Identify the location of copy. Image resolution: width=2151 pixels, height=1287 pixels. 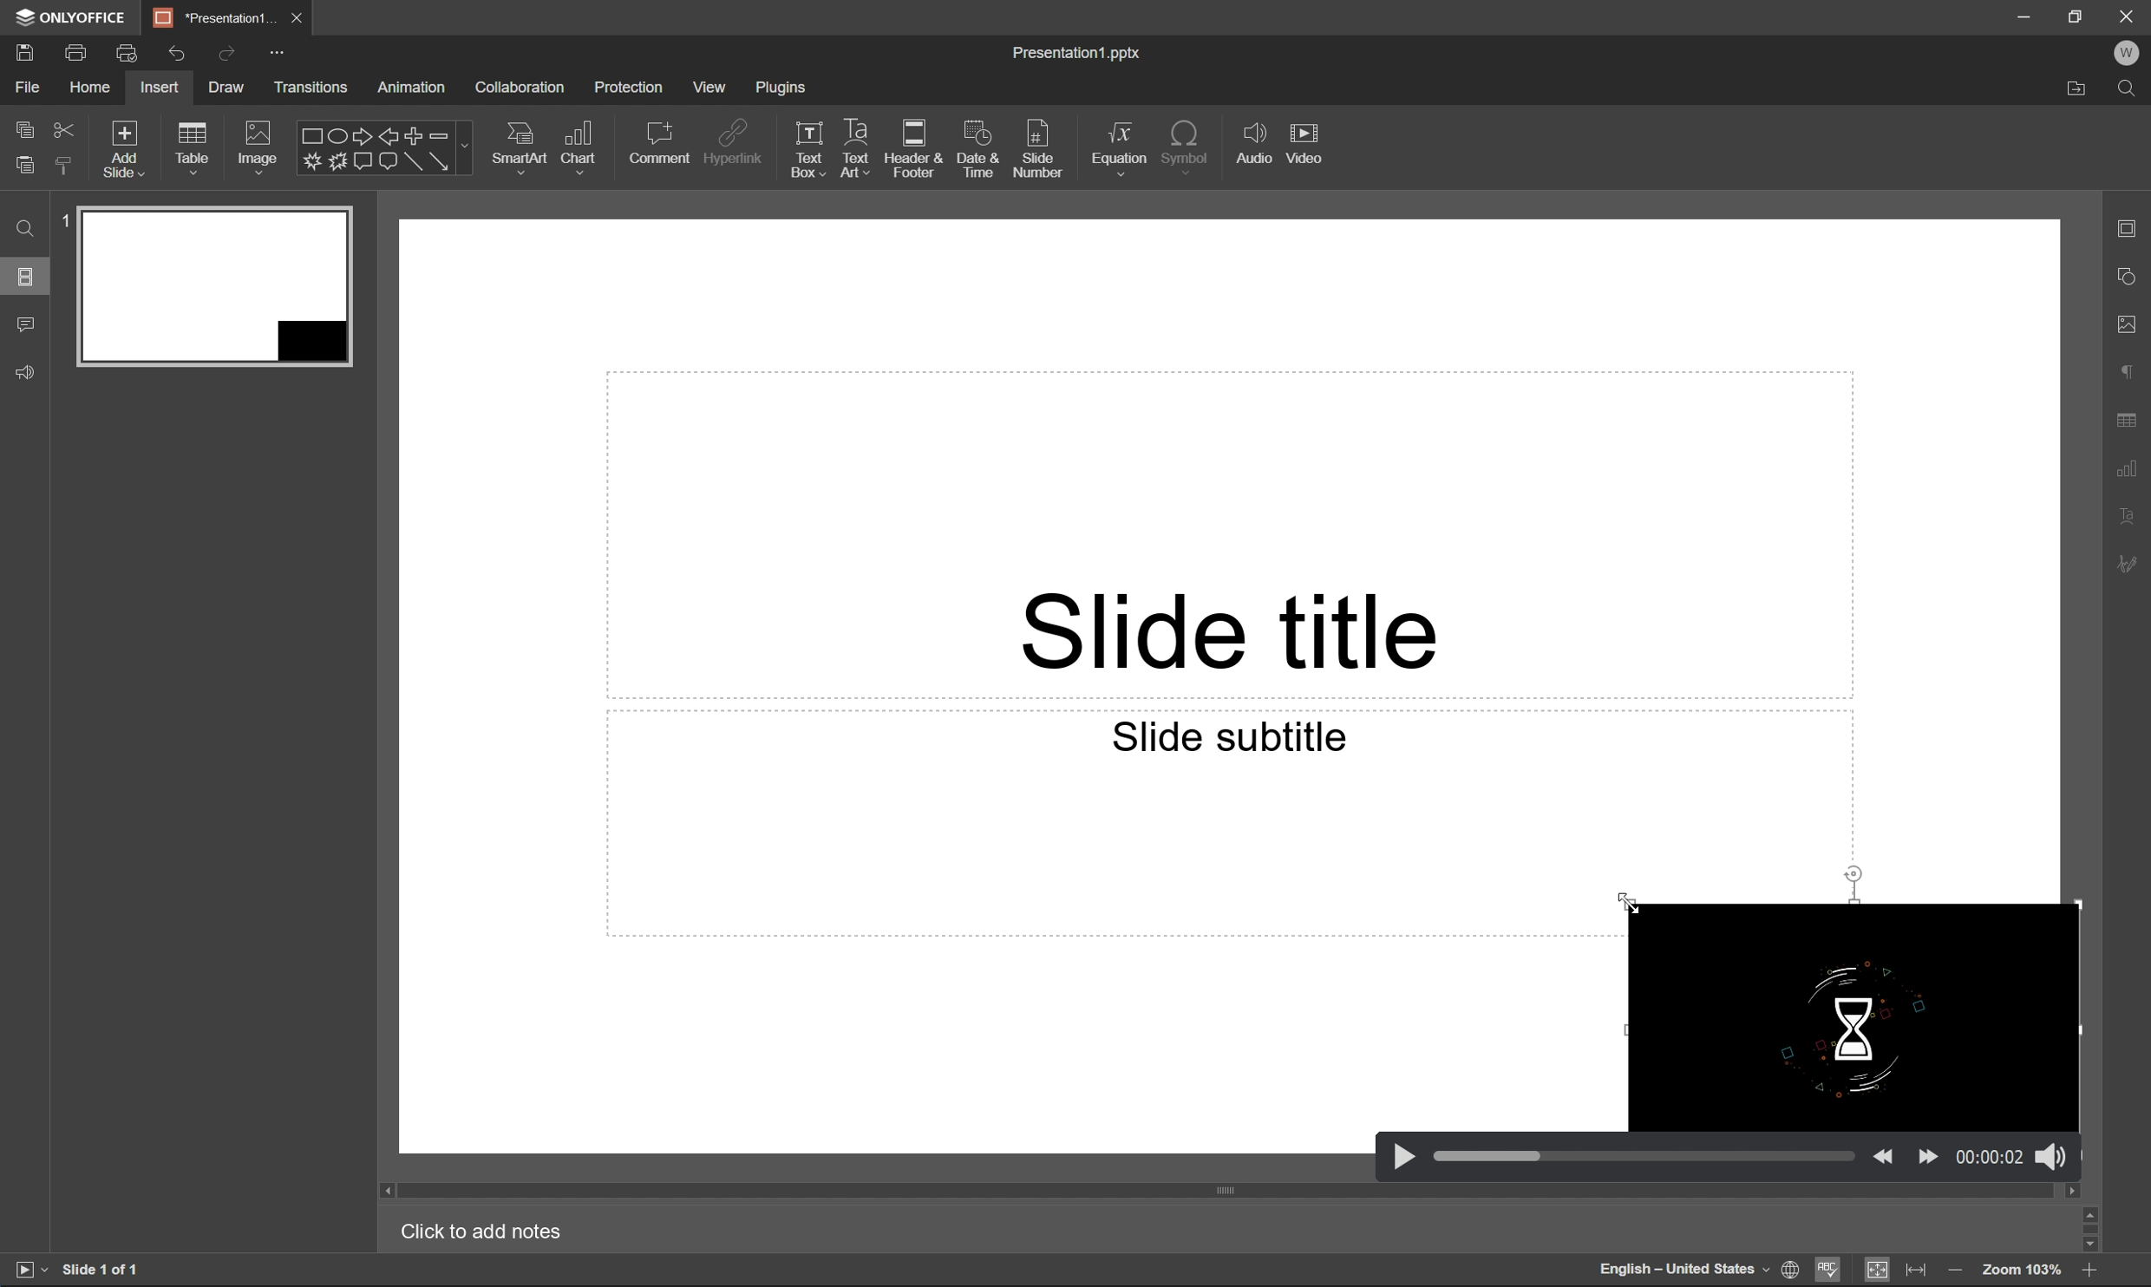
(26, 128).